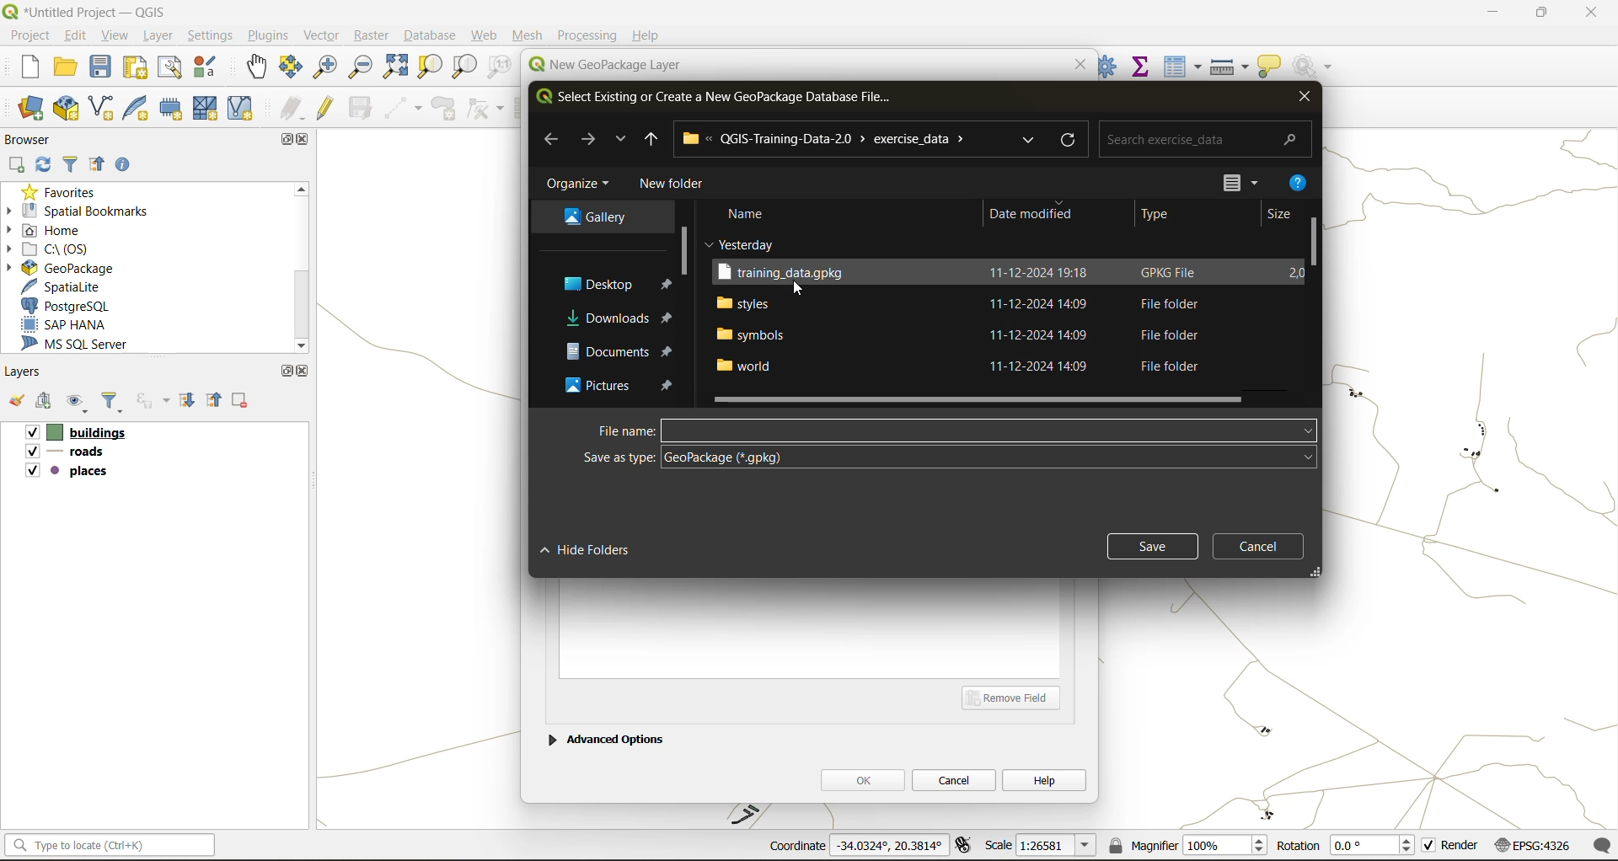 The height and width of the screenshot is (861, 1618). I want to click on Up arrow, so click(651, 139).